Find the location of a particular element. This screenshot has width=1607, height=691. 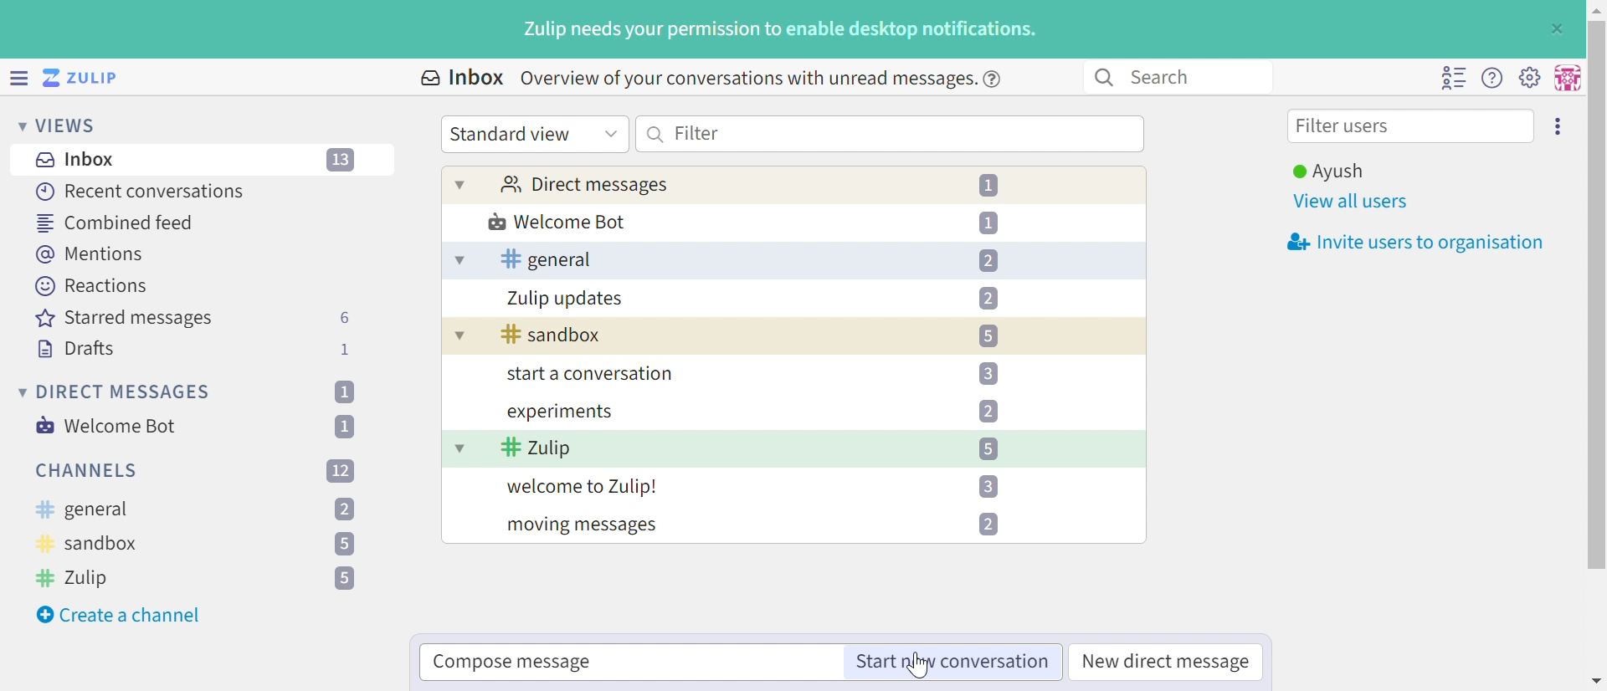

welcome to Zulip! is located at coordinates (583, 489).